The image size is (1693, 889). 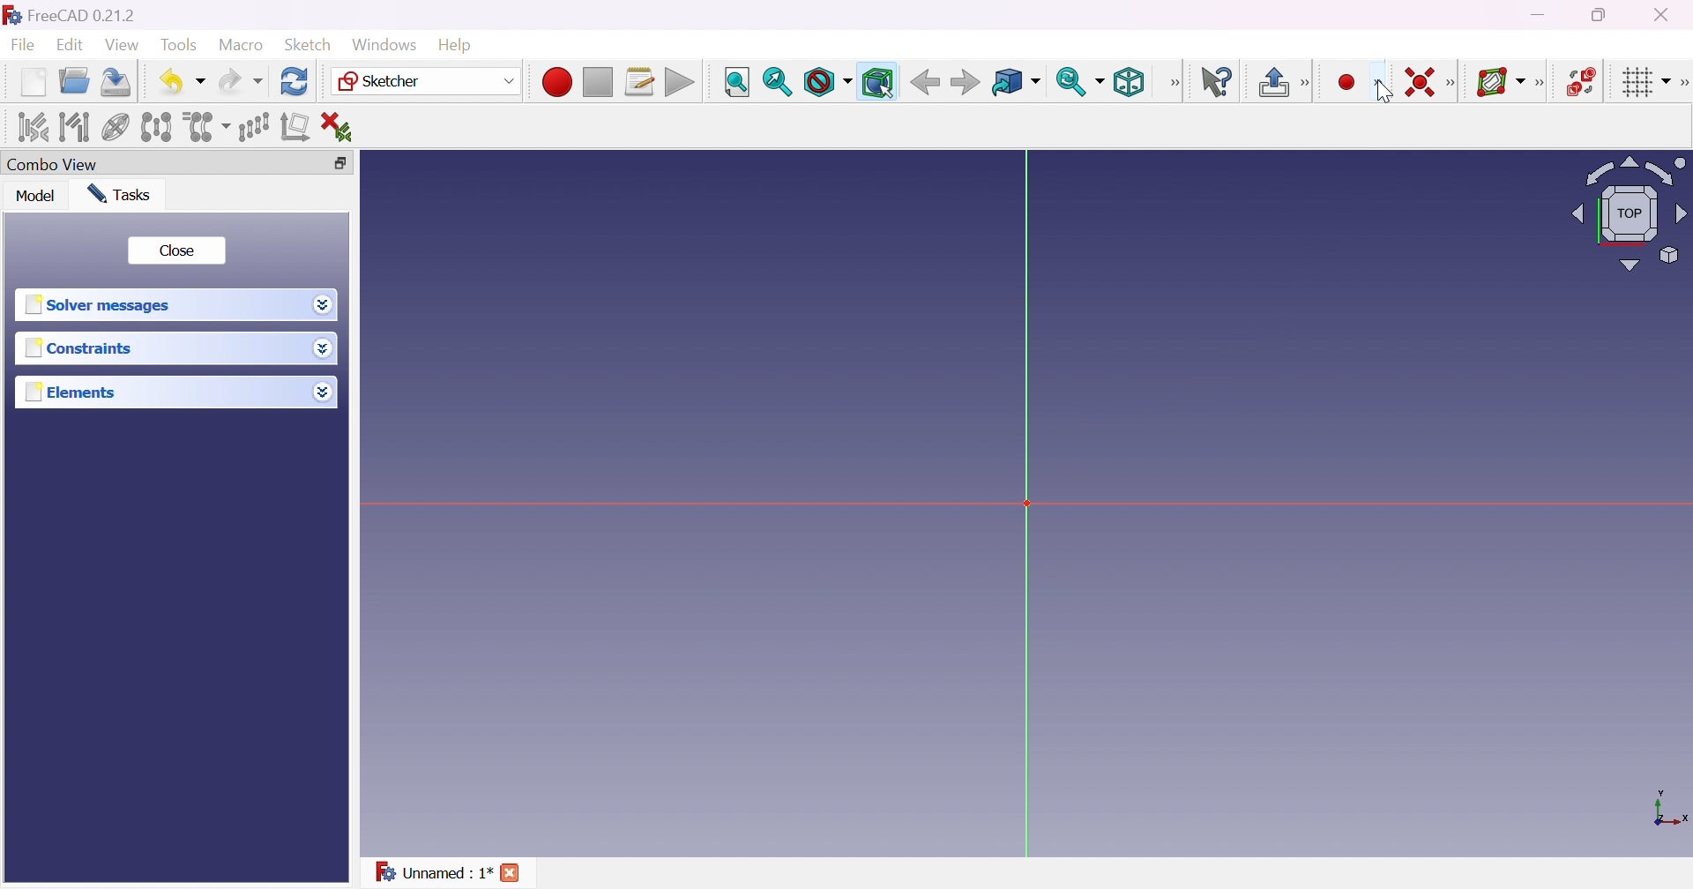 I want to click on Drop down, so click(x=323, y=392).